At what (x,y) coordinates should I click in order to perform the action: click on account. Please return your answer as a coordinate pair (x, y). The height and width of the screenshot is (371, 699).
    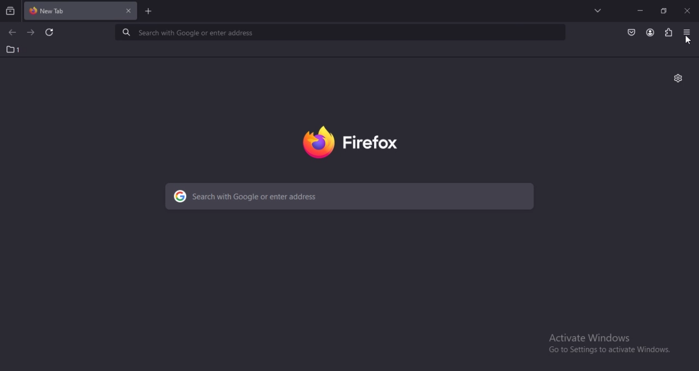
    Looking at the image, I should click on (649, 32).